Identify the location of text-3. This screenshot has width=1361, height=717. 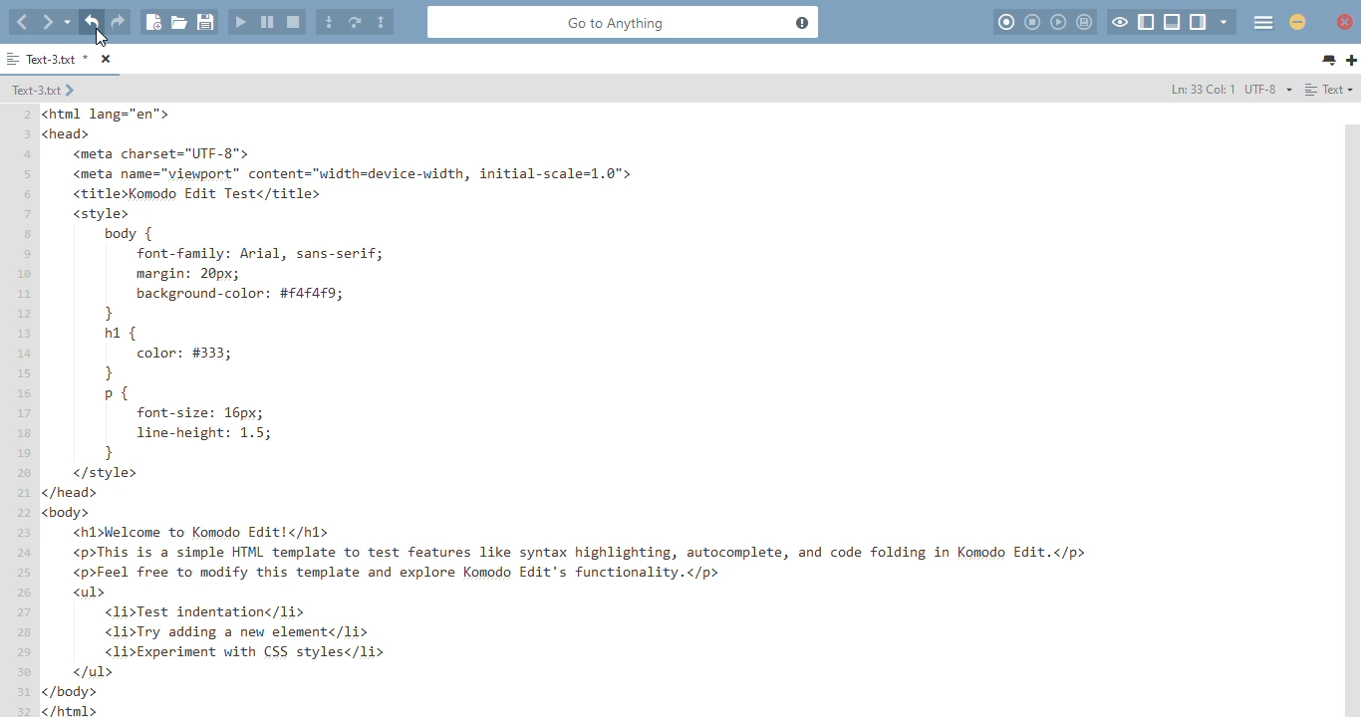
(44, 90).